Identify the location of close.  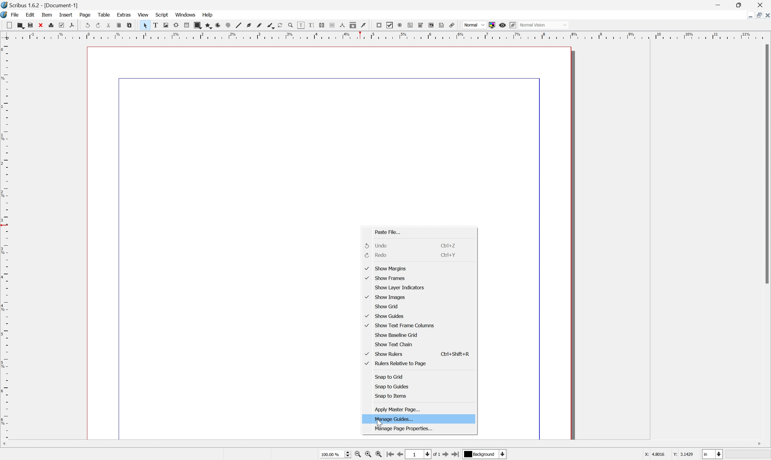
(764, 4).